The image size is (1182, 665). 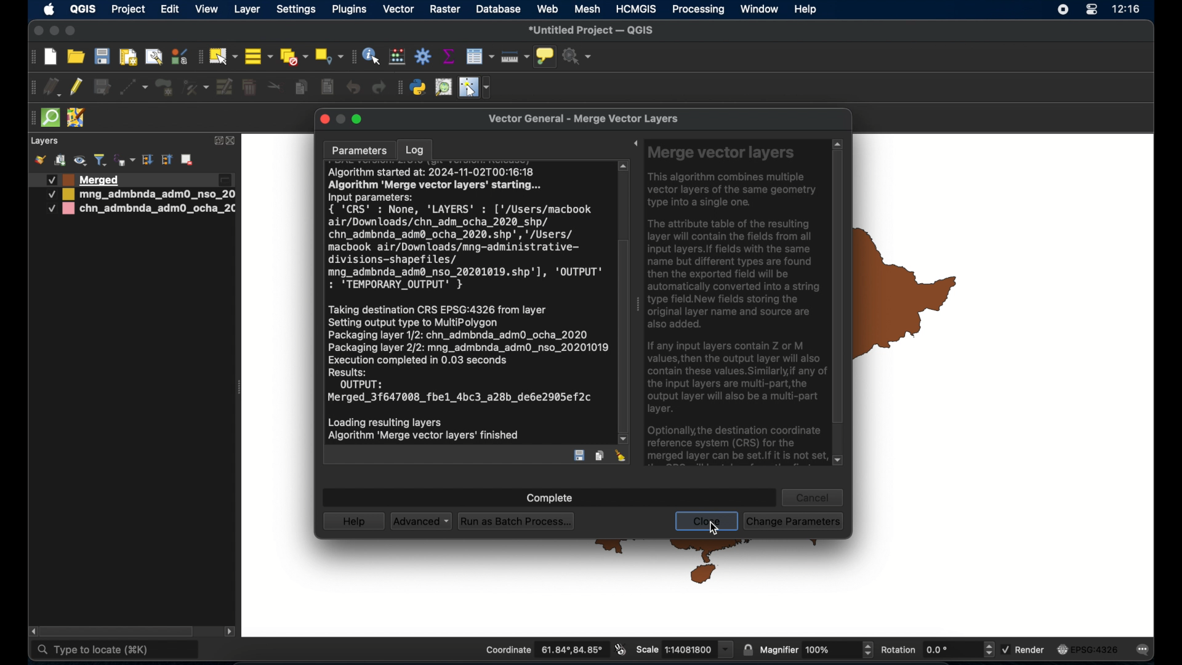 What do you see at coordinates (301, 89) in the screenshot?
I see `copy features` at bounding box center [301, 89].